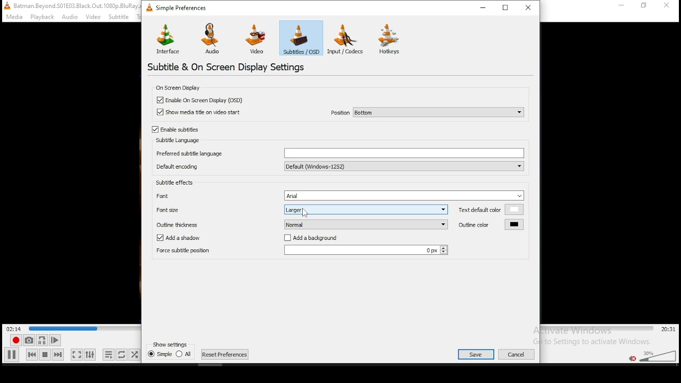 Image resolution: width=681 pixels, height=383 pixels. Describe the element at coordinates (63, 327) in the screenshot. I see `` at that location.